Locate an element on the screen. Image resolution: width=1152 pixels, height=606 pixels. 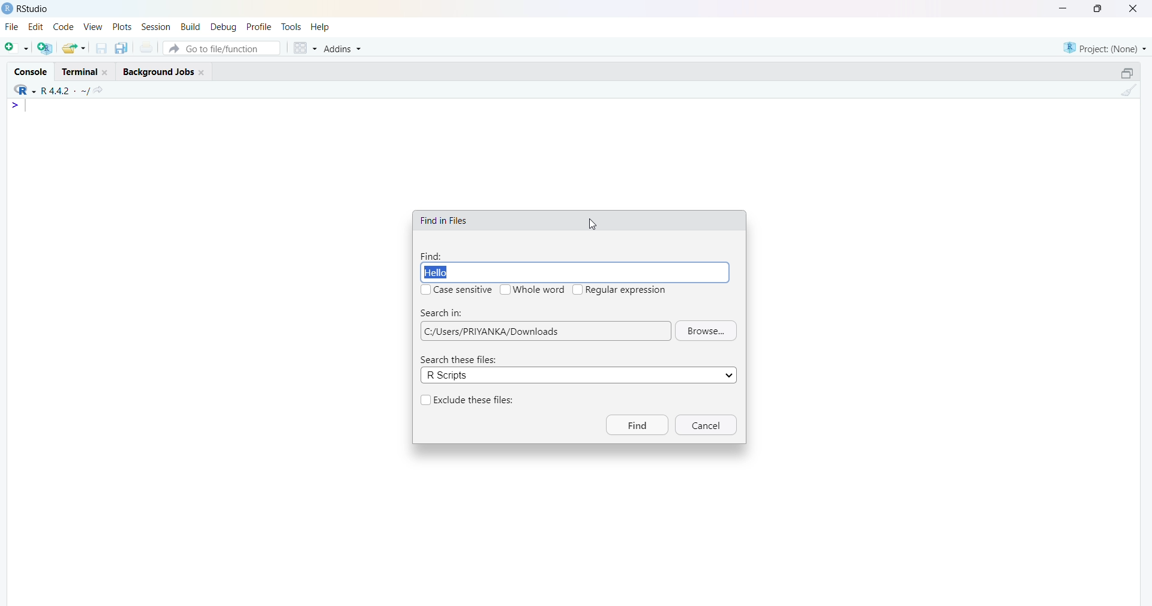
go to file/function is located at coordinates (223, 48).